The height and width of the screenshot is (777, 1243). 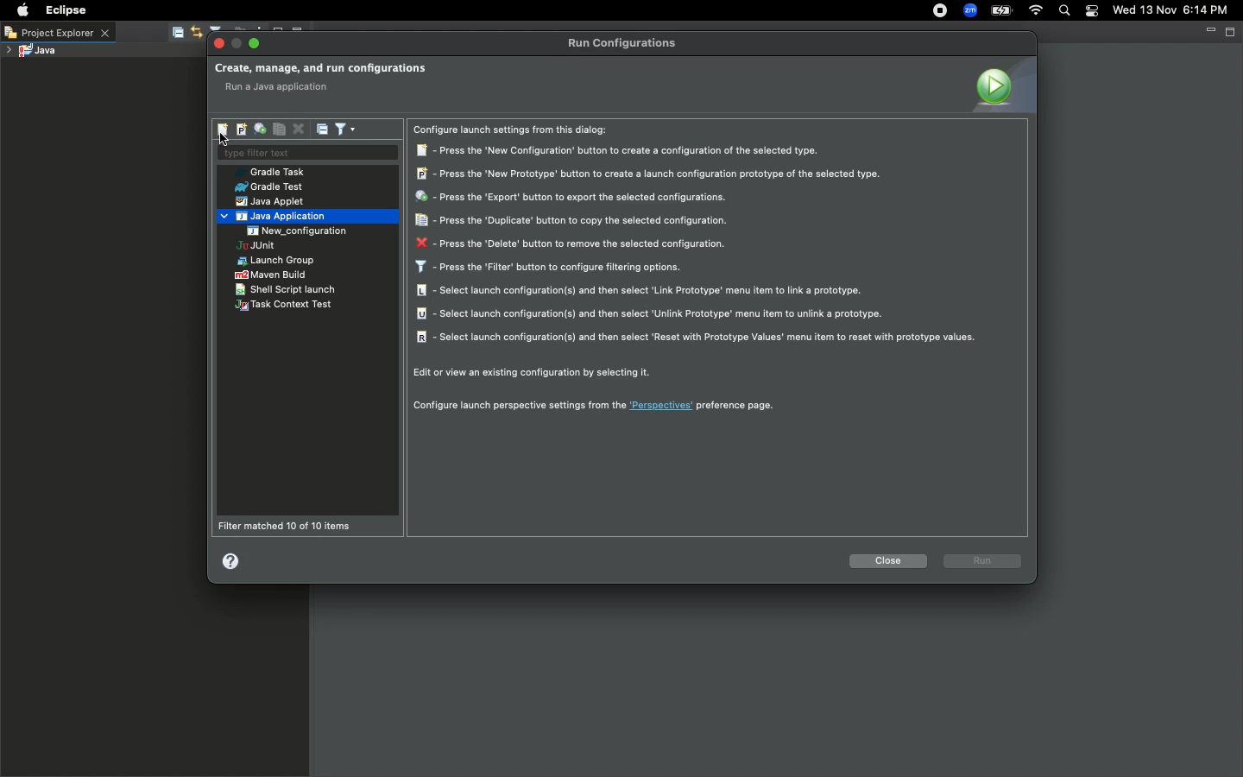 What do you see at coordinates (1209, 30) in the screenshot?
I see `Minimize` at bounding box center [1209, 30].